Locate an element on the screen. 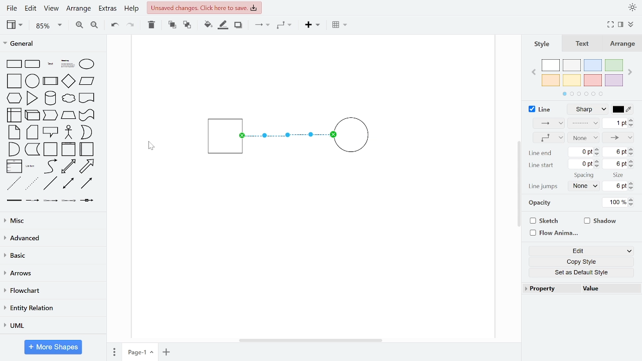  curve is located at coordinates (51, 166).